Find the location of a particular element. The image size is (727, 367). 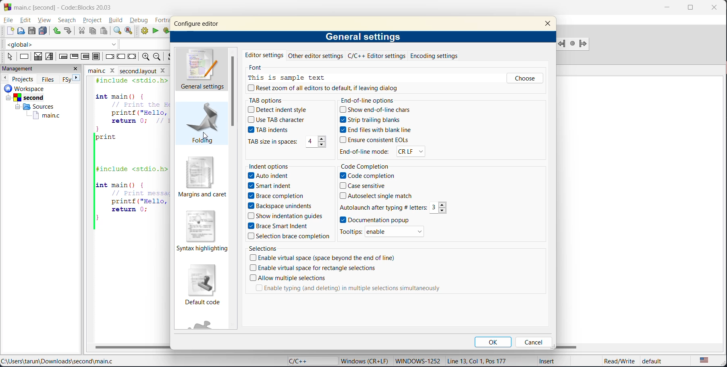

next is located at coordinates (79, 79).